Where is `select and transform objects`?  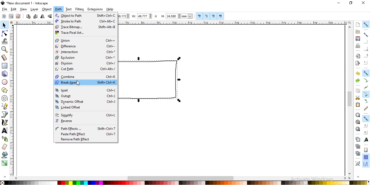
select and transform objects is located at coordinates (5, 25).